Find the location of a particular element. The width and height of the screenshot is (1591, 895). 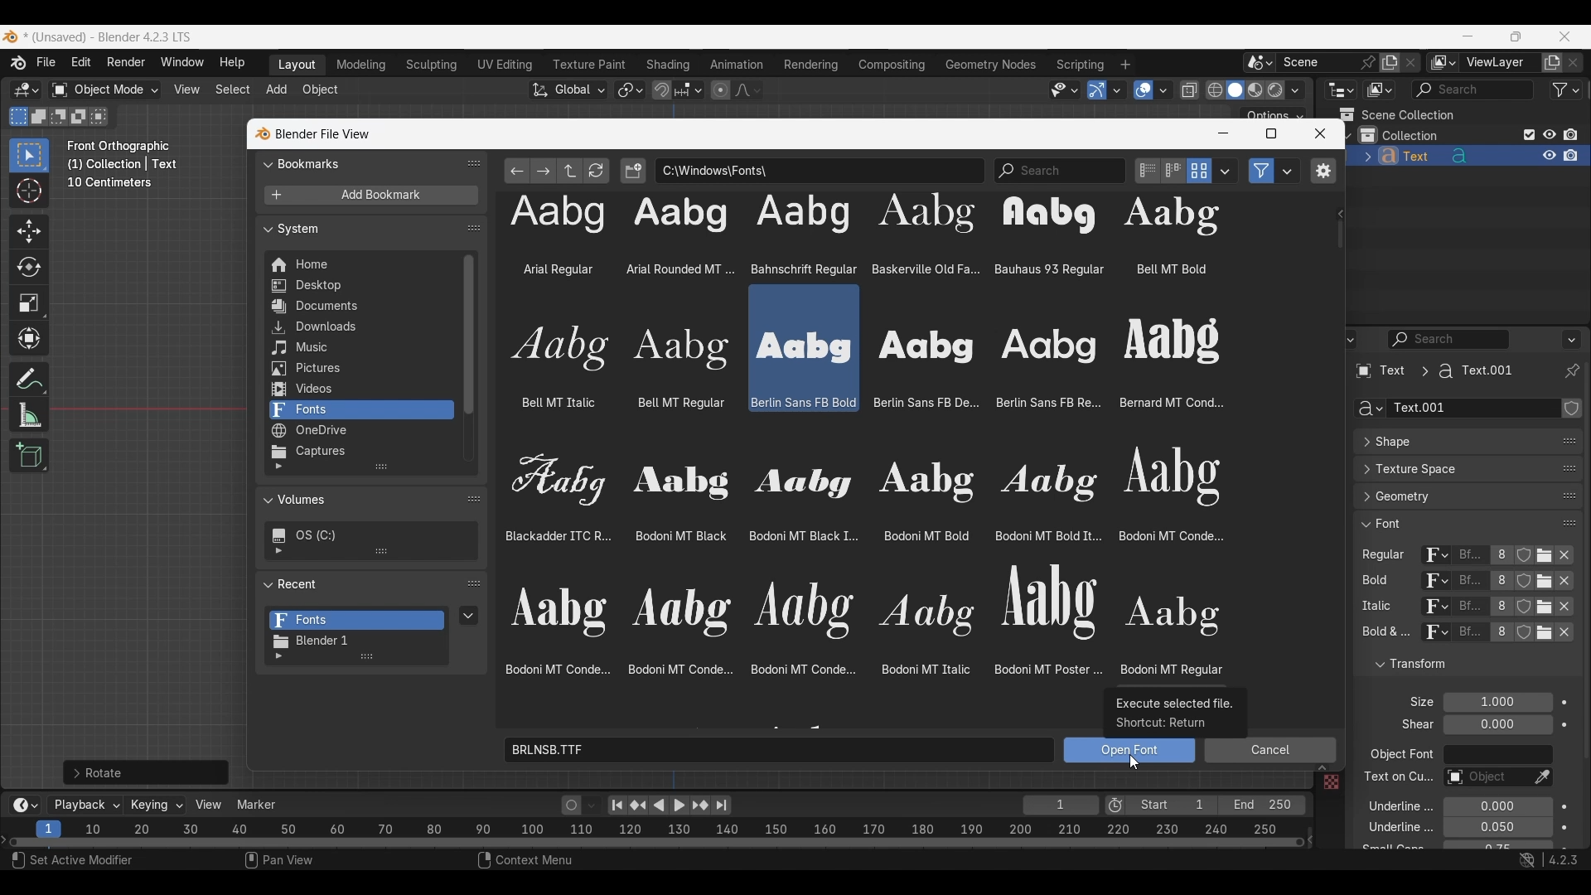

Editor type is located at coordinates (1341, 89).